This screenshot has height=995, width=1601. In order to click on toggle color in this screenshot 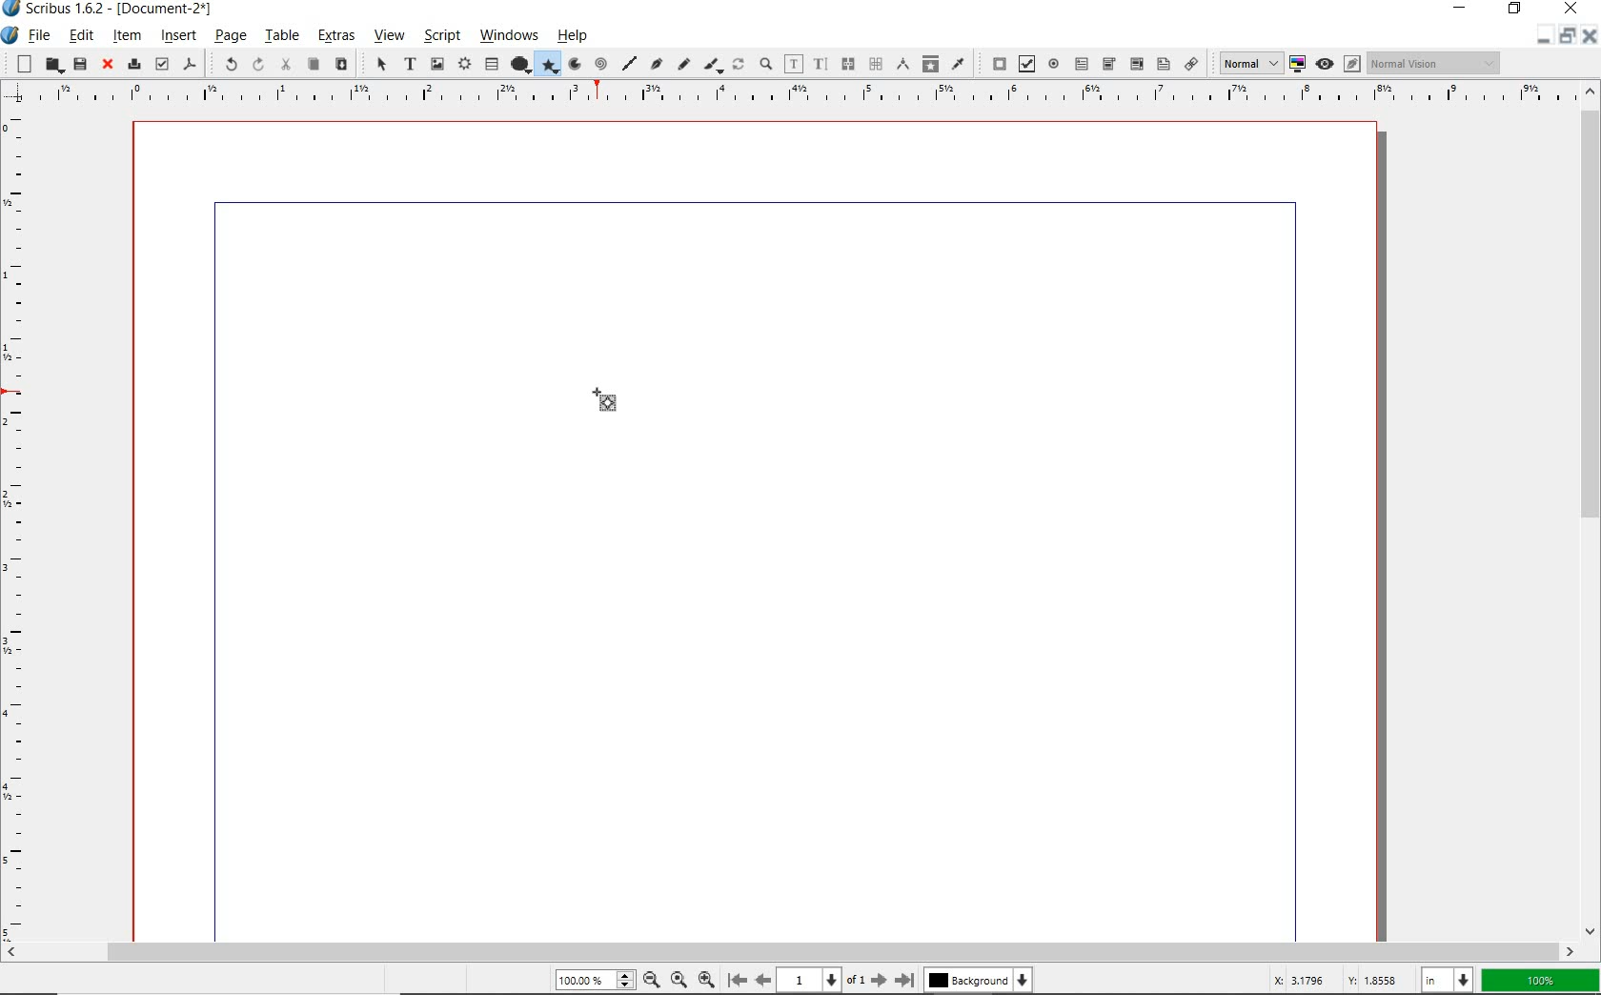, I will do `click(1299, 63)`.